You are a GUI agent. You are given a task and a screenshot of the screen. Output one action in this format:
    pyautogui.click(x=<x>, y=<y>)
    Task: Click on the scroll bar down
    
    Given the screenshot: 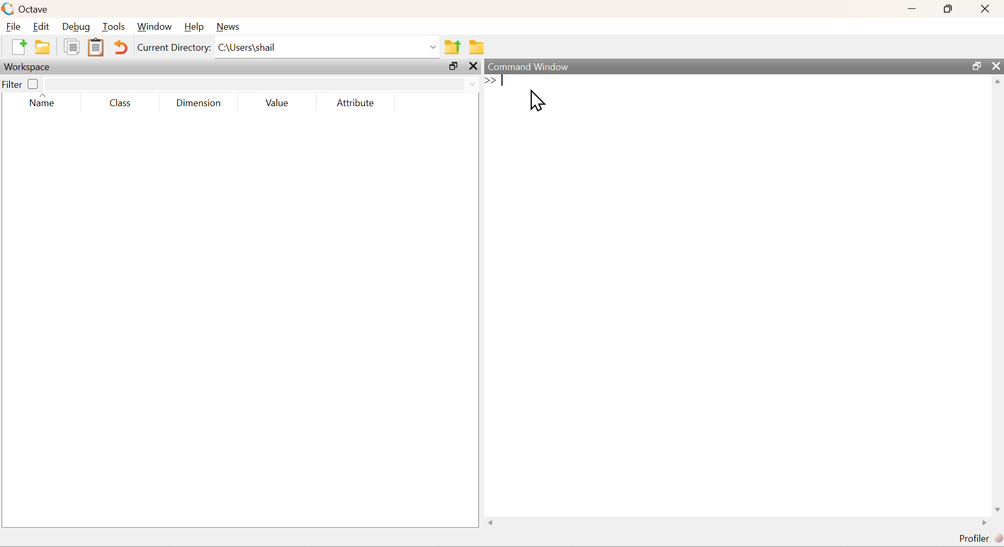 What is the action you would take?
    pyautogui.click(x=996, y=508)
    